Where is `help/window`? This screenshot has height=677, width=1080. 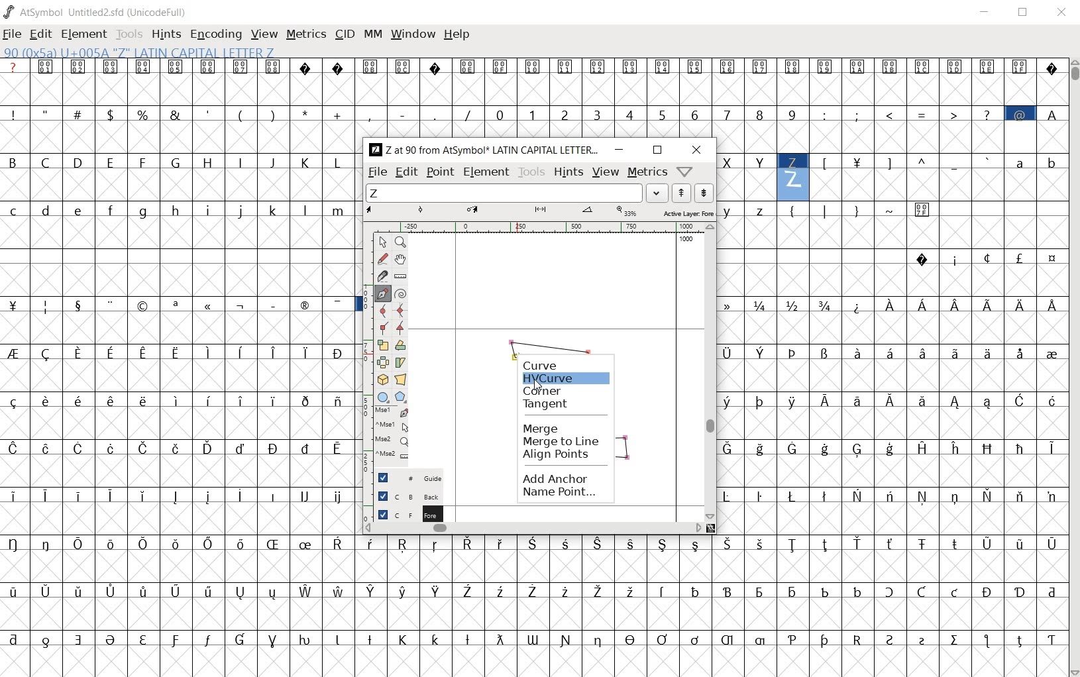
help/window is located at coordinates (685, 172).